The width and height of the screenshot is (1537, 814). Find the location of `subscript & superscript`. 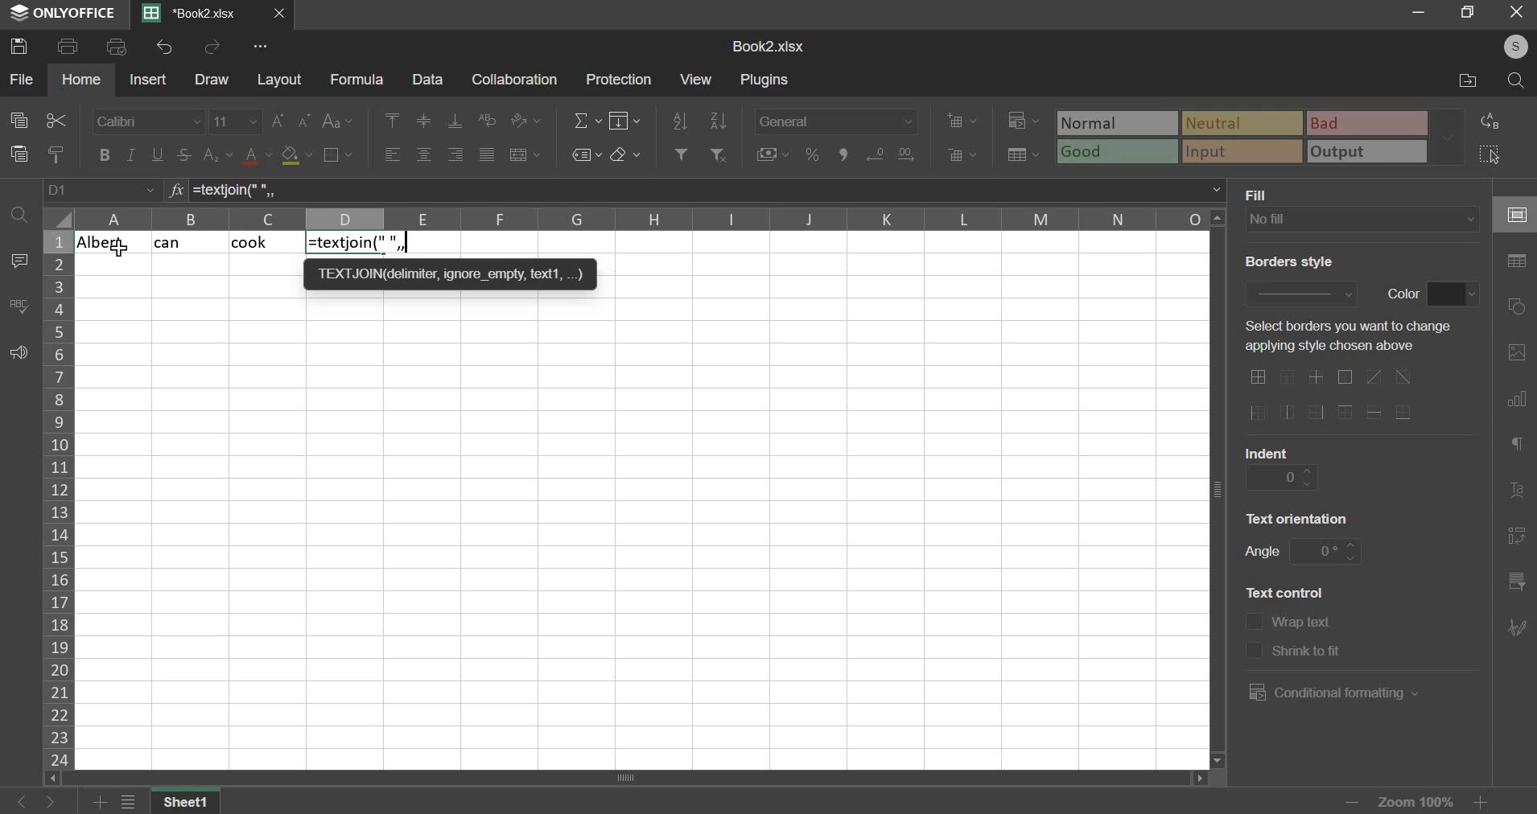

subscript & superscript is located at coordinates (217, 154).